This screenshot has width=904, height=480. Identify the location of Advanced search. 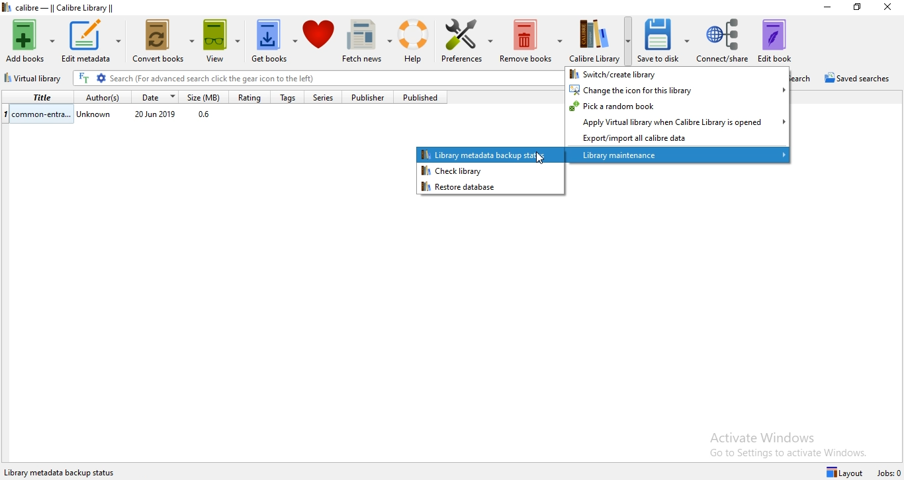
(101, 79).